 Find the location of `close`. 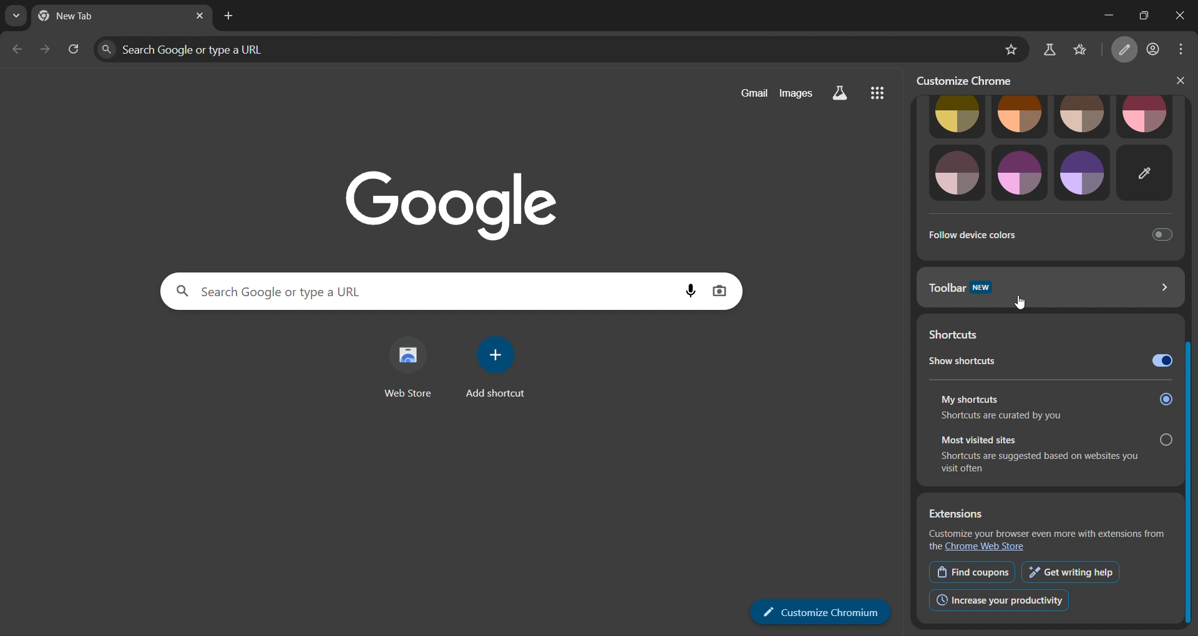

close is located at coordinates (1181, 80).